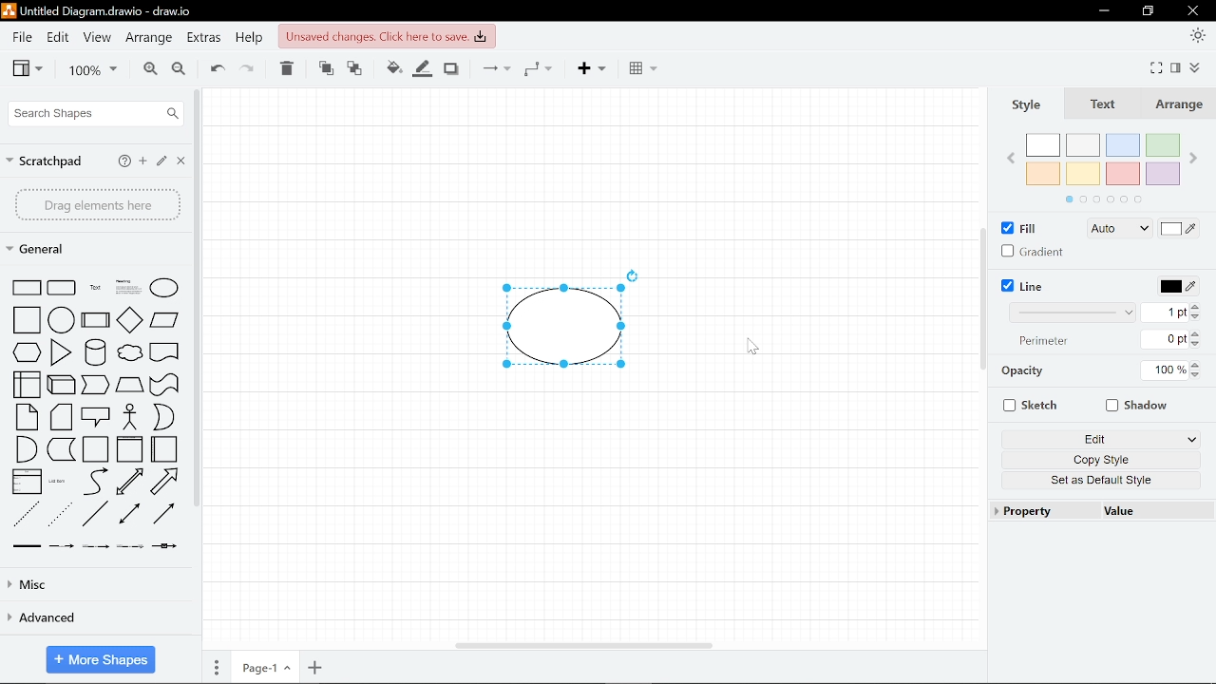 The height and width of the screenshot is (684, 1216). I want to click on Way points, so click(538, 67).